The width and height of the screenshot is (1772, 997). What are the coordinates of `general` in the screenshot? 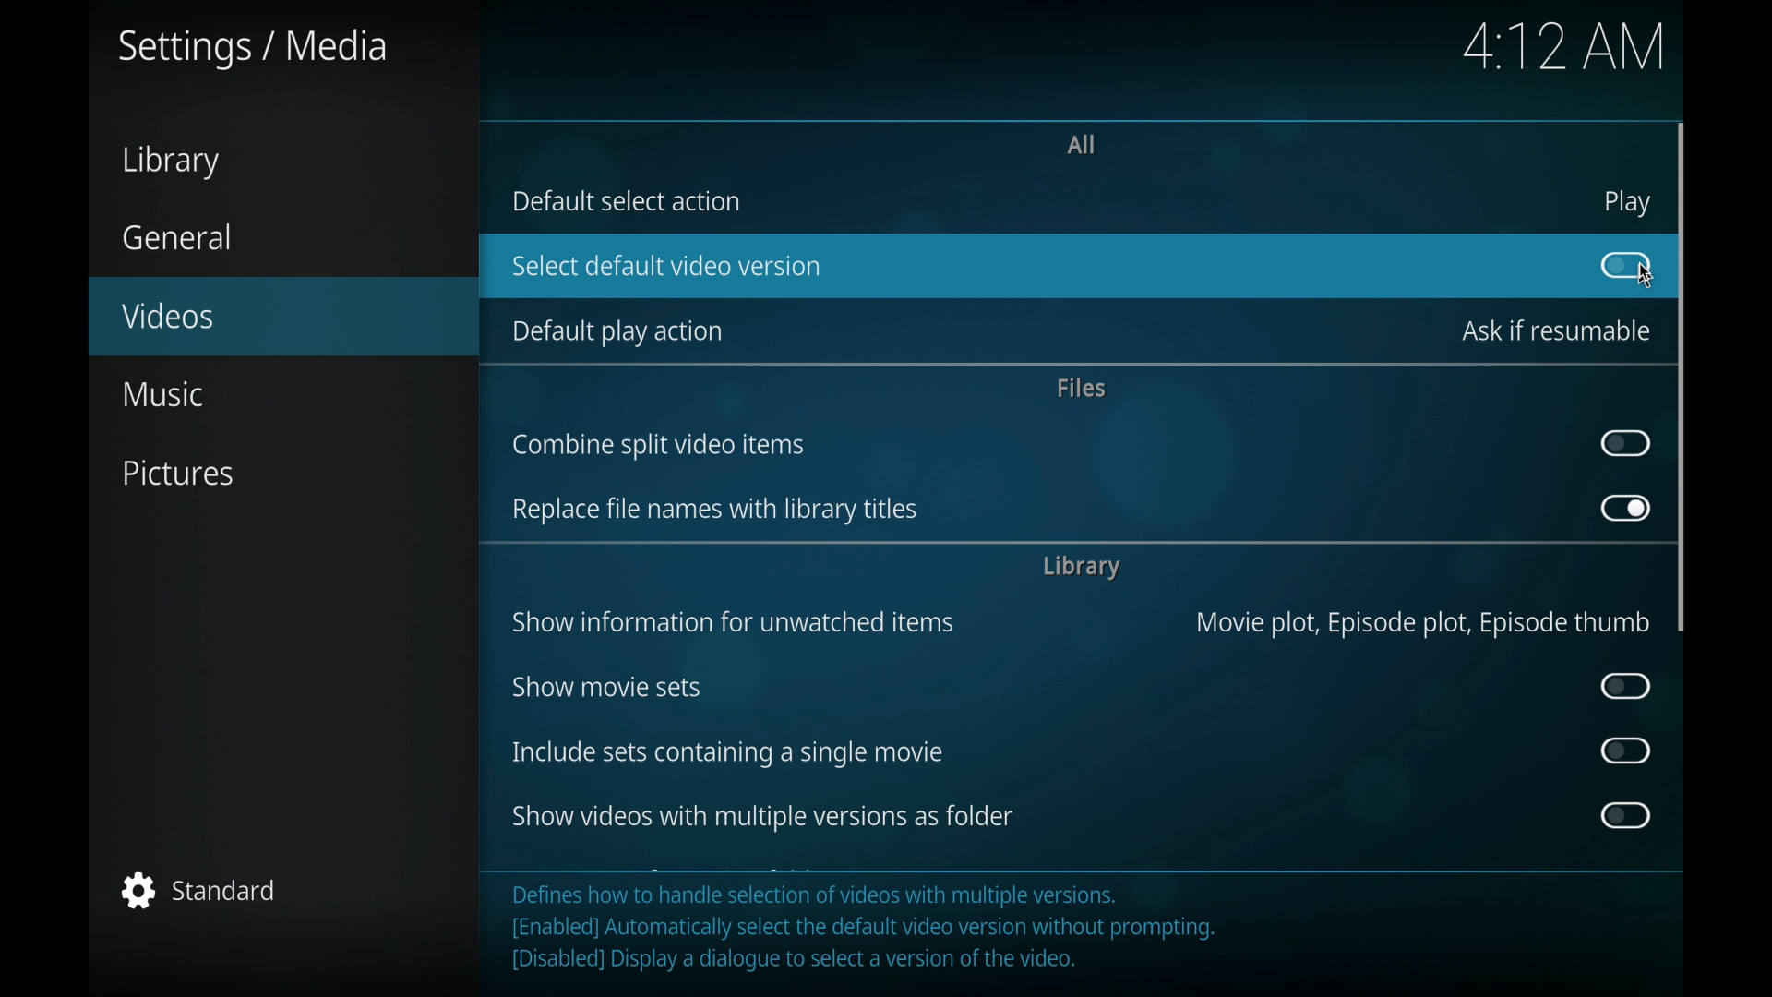 It's located at (181, 237).